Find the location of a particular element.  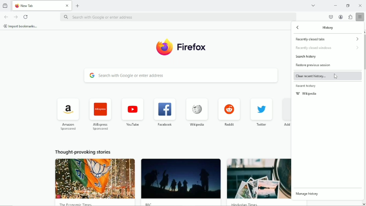

Recently closed windows is located at coordinates (327, 48).